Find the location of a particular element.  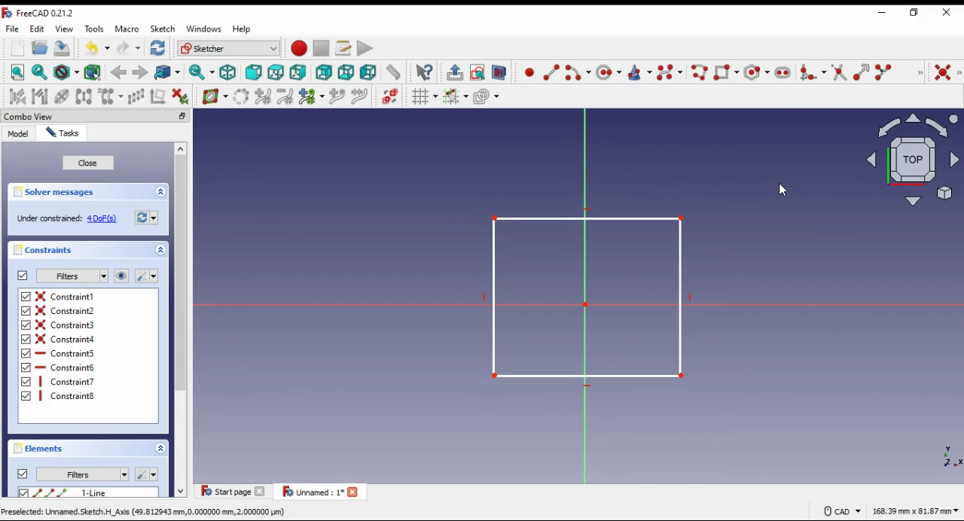

join curves is located at coordinates (359, 96).